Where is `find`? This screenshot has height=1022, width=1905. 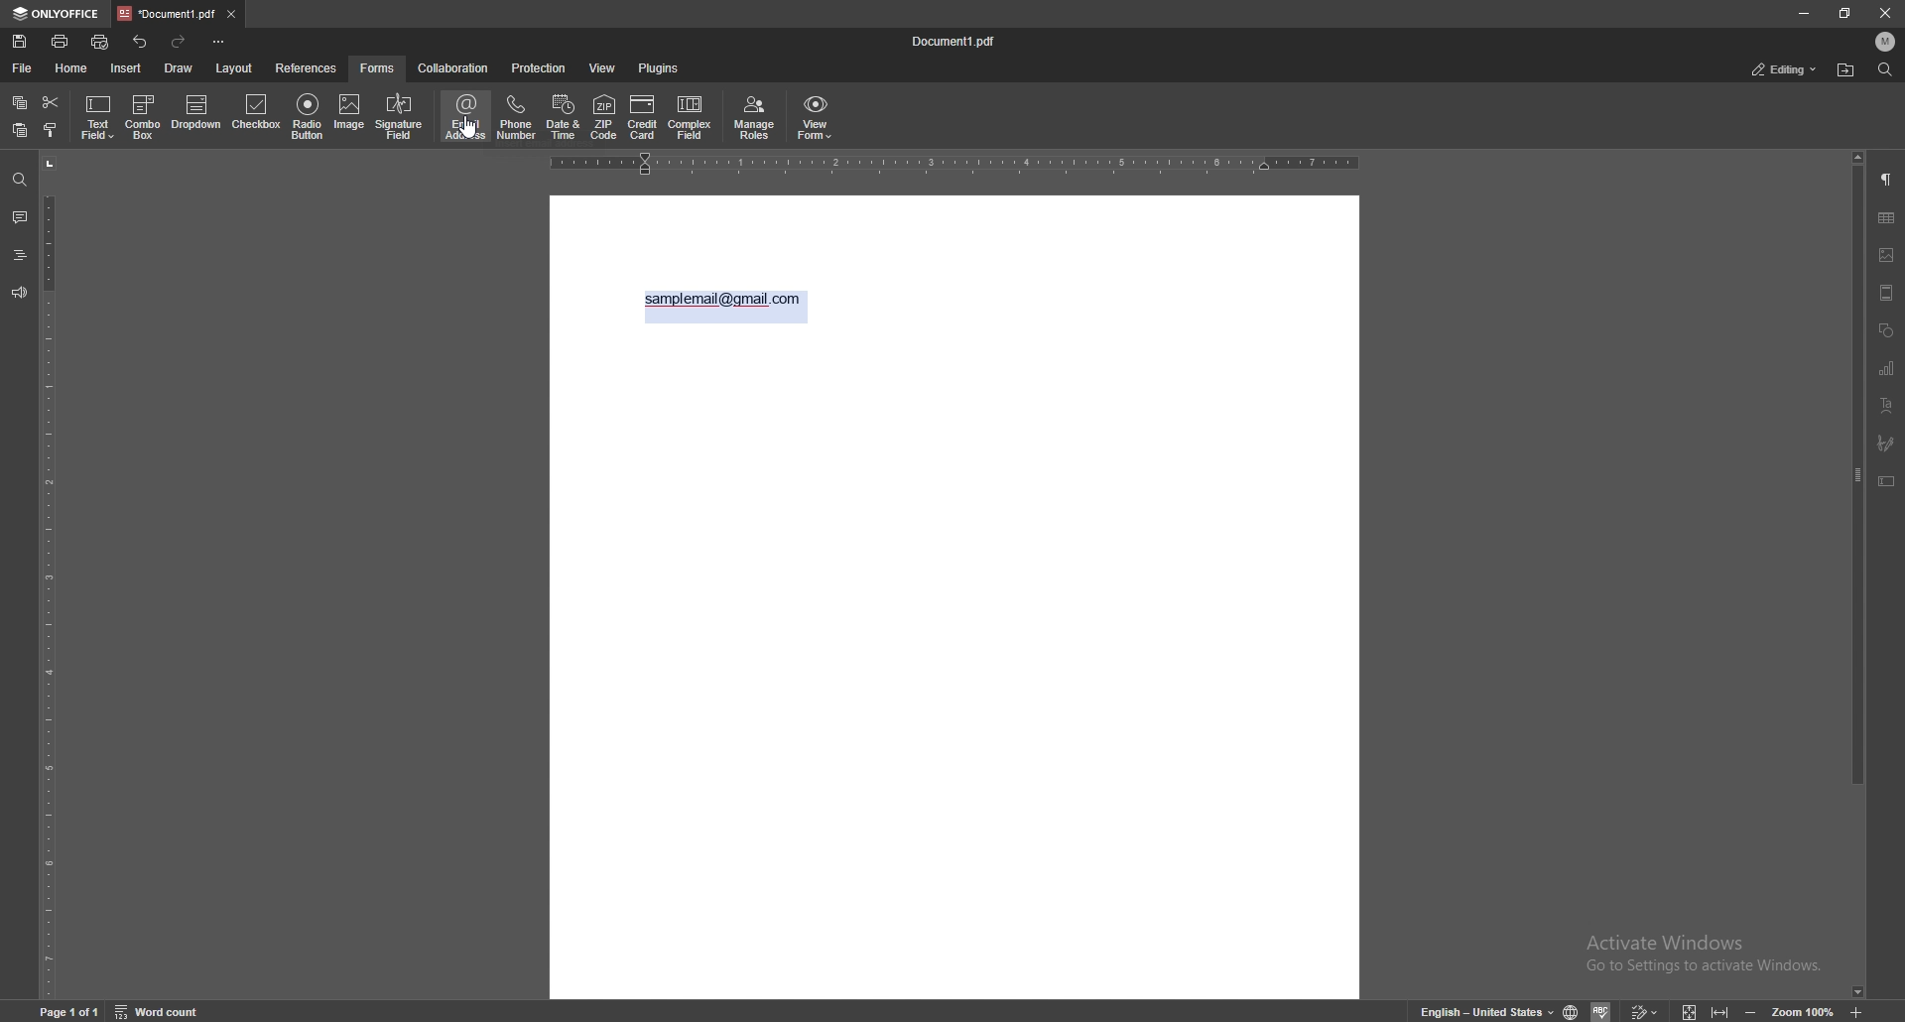
find is located at coordinates (1884, 68).